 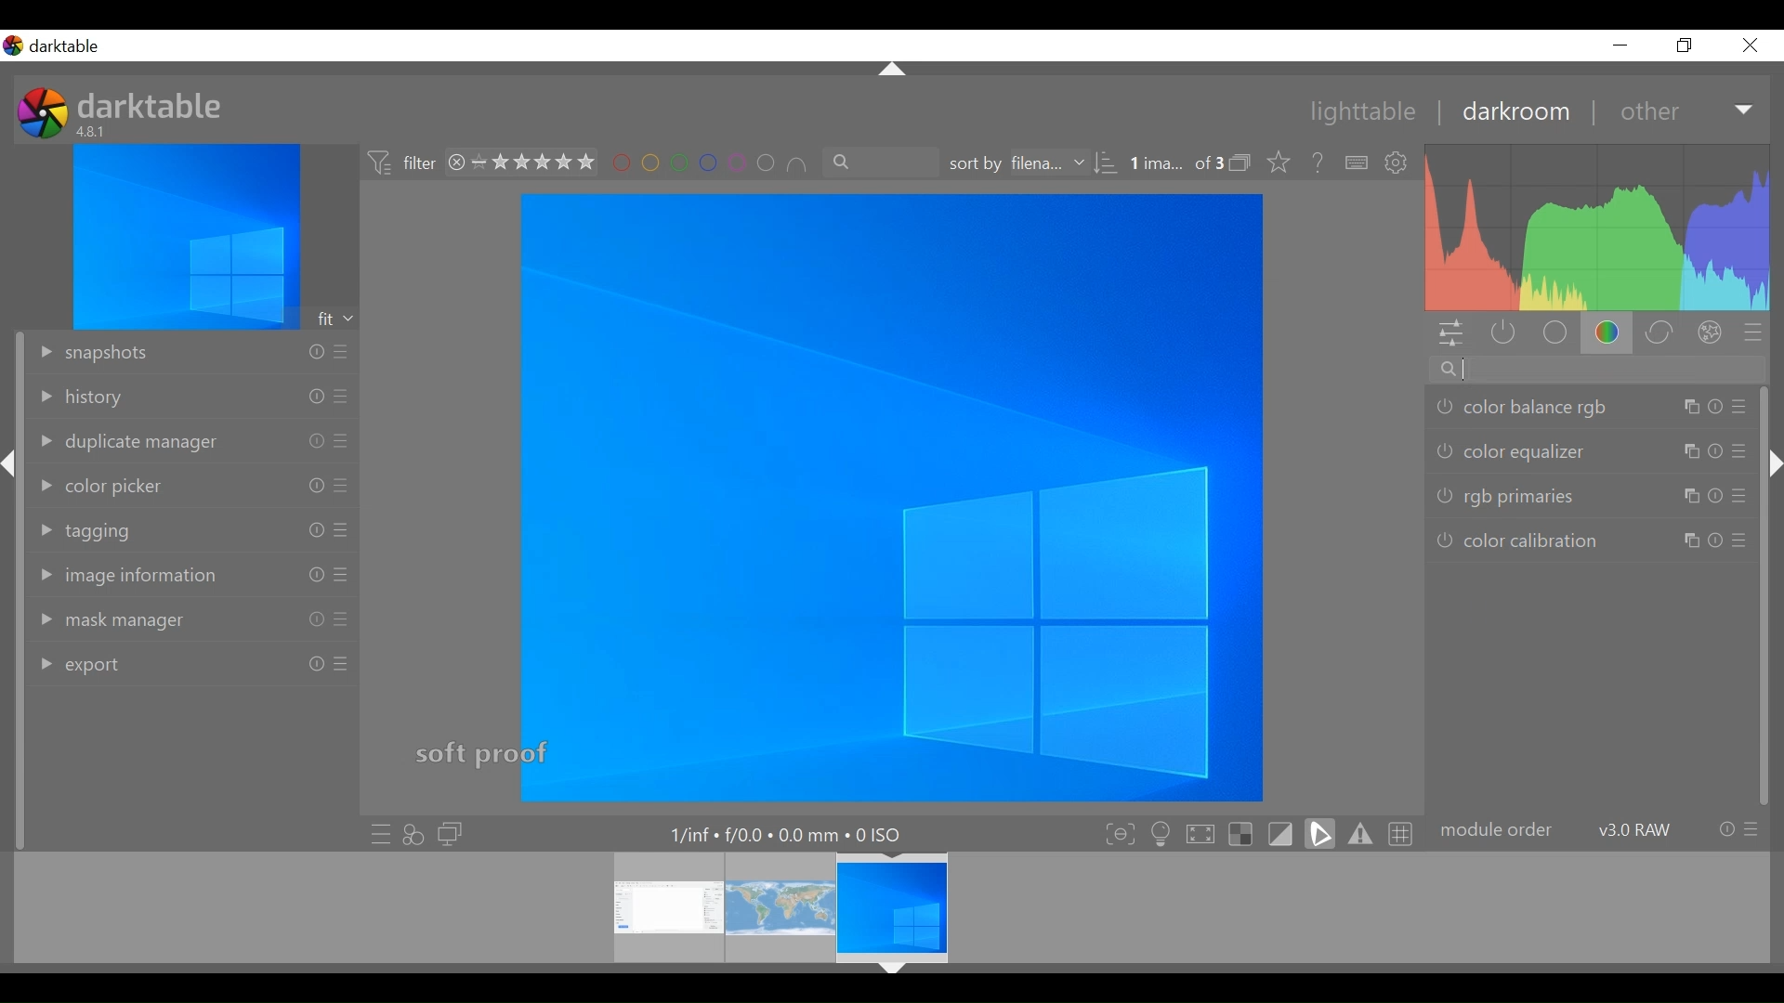 I want to click on filter by color label, so click(x=707, y=163).